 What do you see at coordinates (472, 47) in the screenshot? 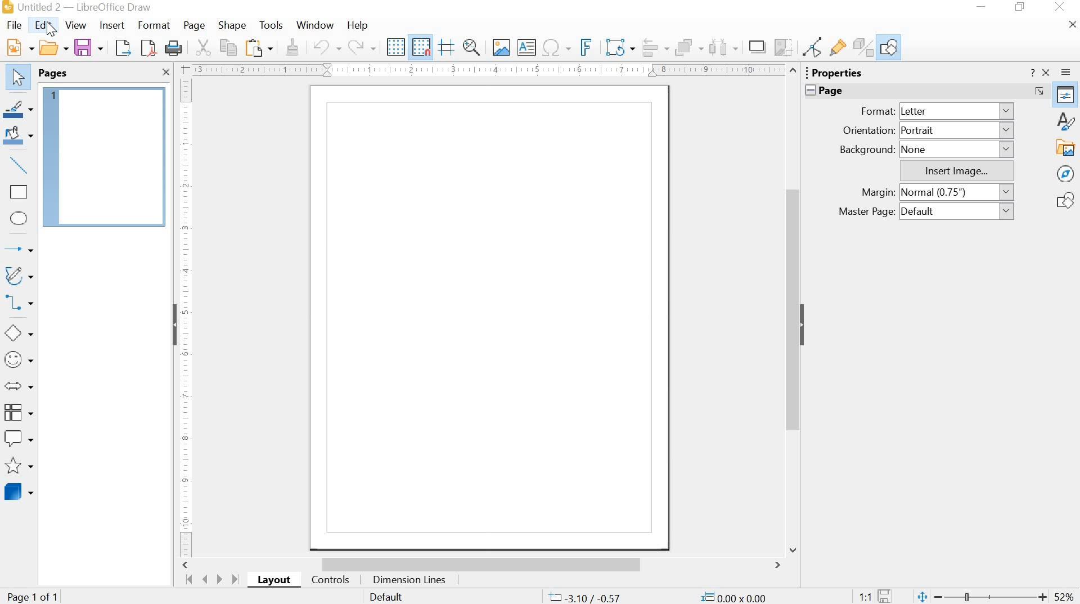
I see `Zoom & Pan (Ctrl to Zoom Out, Shift to Pan)` at bounding box center [472, 47].